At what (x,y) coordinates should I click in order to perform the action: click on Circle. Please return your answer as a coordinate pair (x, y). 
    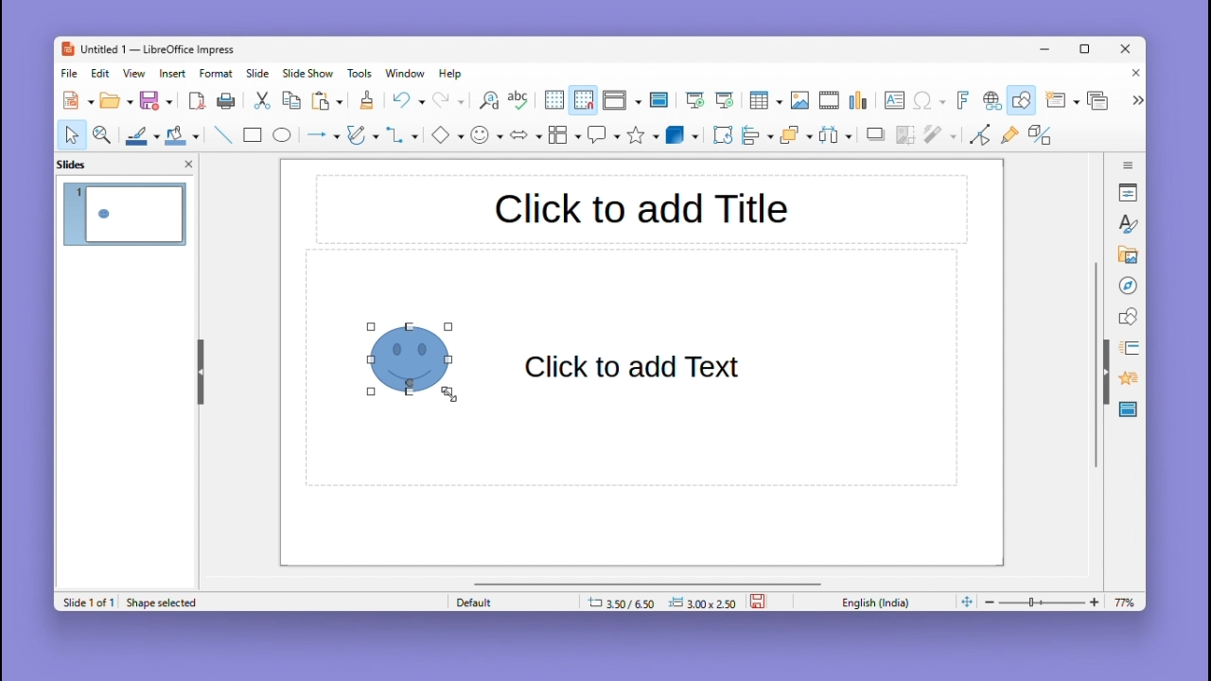
    Looking at the image, I should click on (284, 137).